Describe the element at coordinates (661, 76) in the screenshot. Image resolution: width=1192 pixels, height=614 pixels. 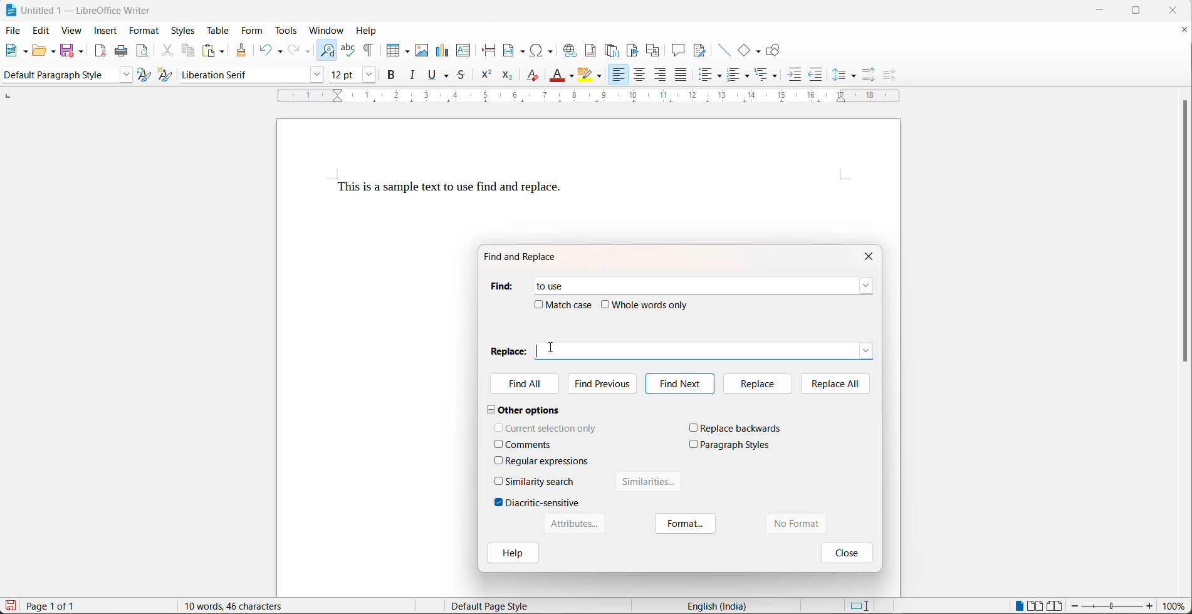
I see `text align left` at that location.